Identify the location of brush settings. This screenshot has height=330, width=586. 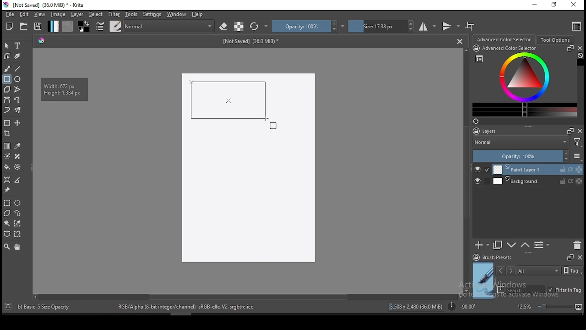
(99, 26).